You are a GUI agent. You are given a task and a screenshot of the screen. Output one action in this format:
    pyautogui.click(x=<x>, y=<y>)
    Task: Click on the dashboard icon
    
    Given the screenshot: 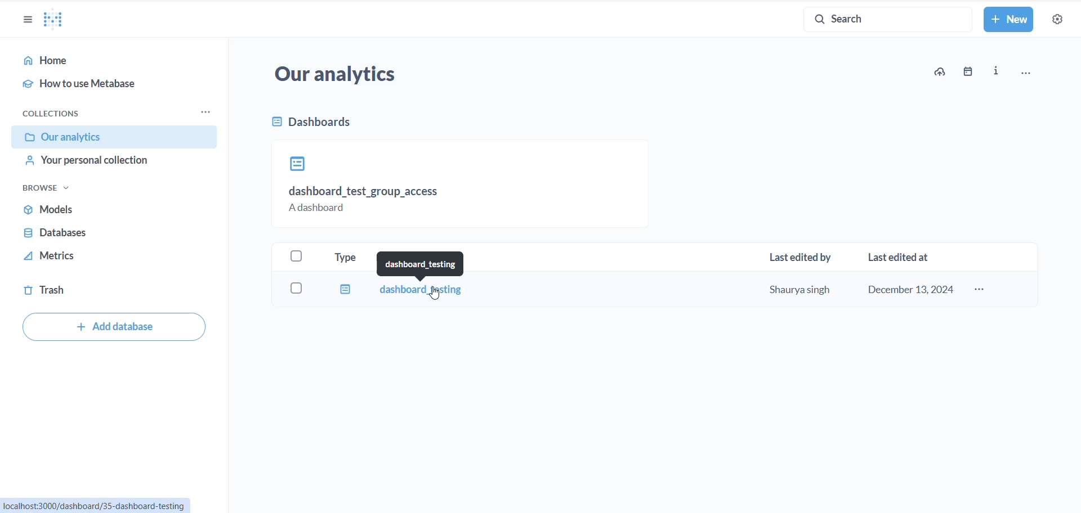 What is the action you would take?
    pyautogui.click(x=273, y=124)
    